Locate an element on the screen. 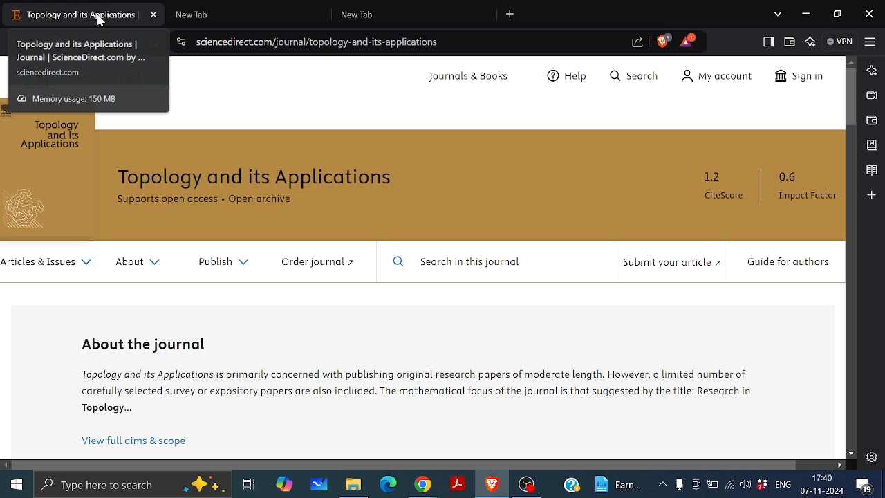 This screenshot has height=498, width=885. Search in this journal is located at coordinates (460, 262).